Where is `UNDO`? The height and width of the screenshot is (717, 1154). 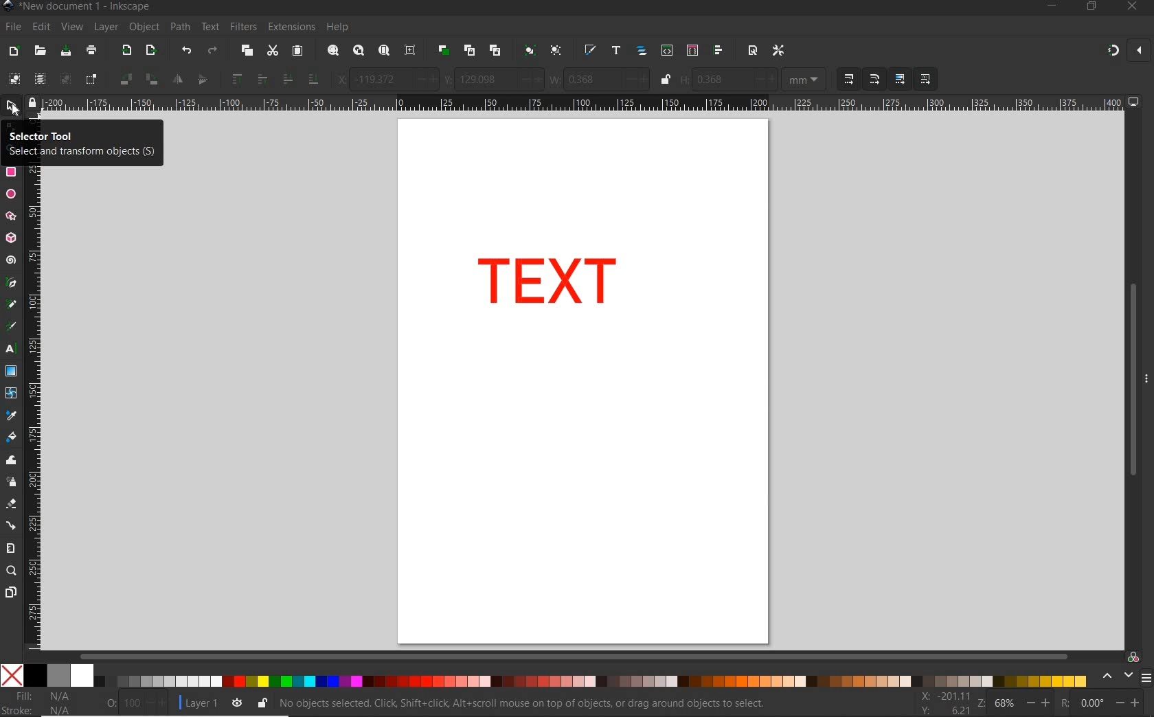 UNDO is located at coordinates (186, 49).